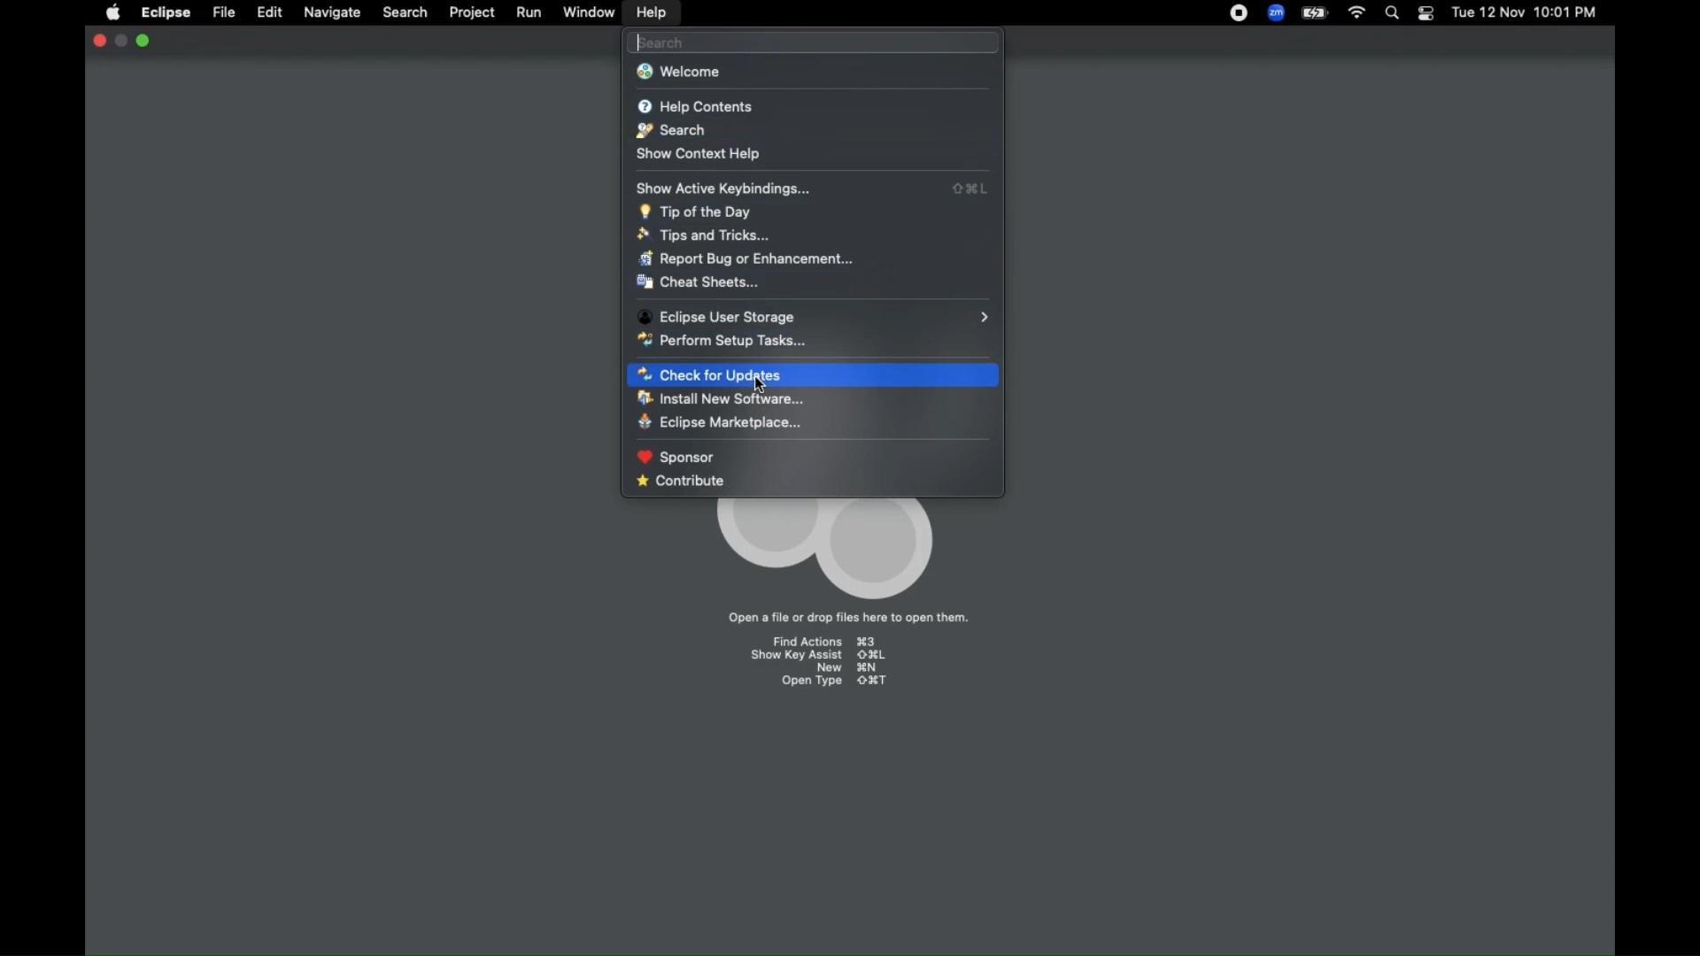  What do you see at coordinates (1391, 14) in the screenshot?
I see `Search` at bounding box center [1391, 14].